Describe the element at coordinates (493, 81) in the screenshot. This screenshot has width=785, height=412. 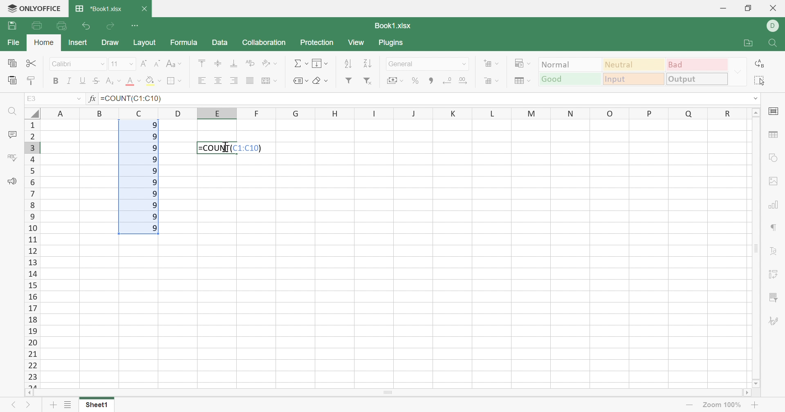
I see `Delete cells` at that location.